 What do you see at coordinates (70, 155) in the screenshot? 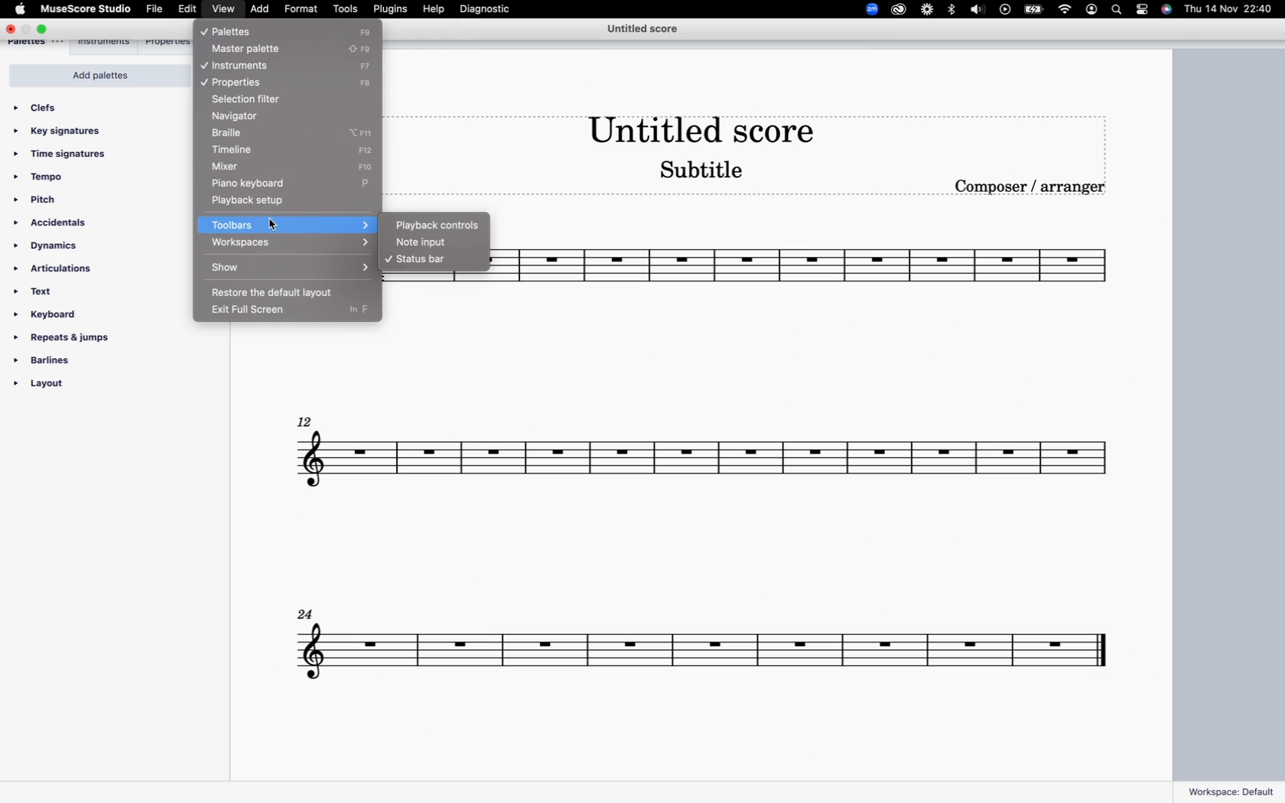
I see `time signatures` at bounding box center [70, 155].